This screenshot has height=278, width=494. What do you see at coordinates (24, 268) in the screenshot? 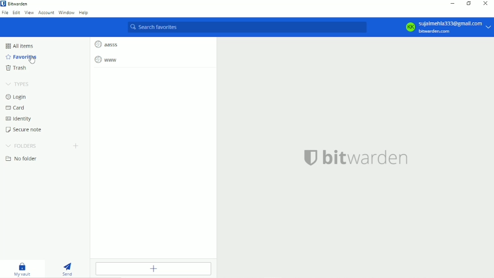
I see `My vault` at bounding box center [24, 268].